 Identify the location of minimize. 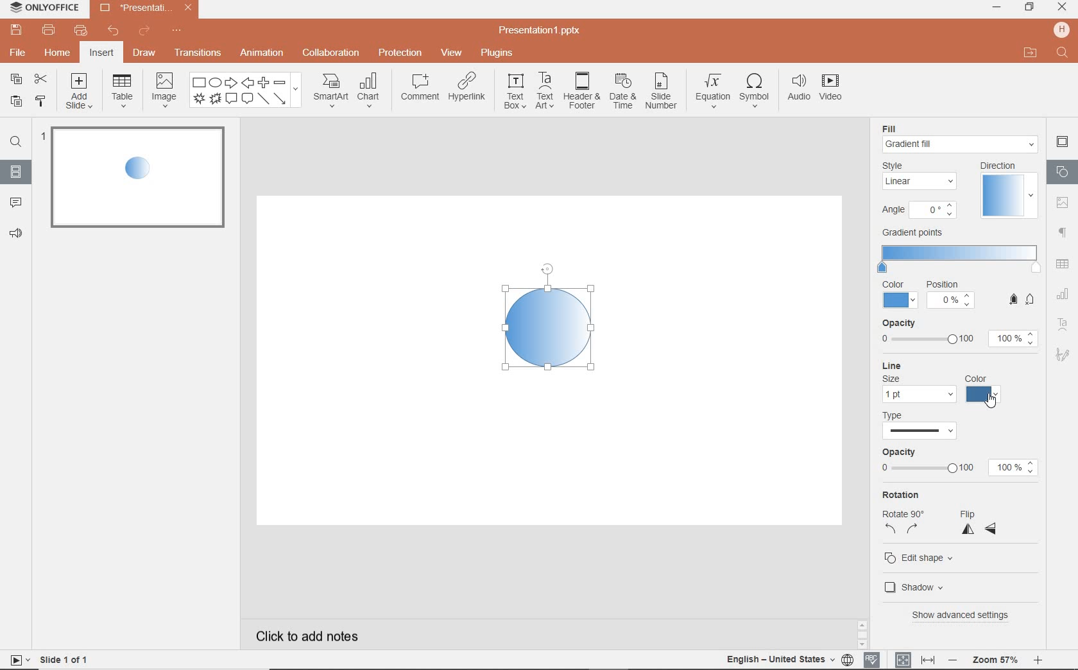
(998, 7).